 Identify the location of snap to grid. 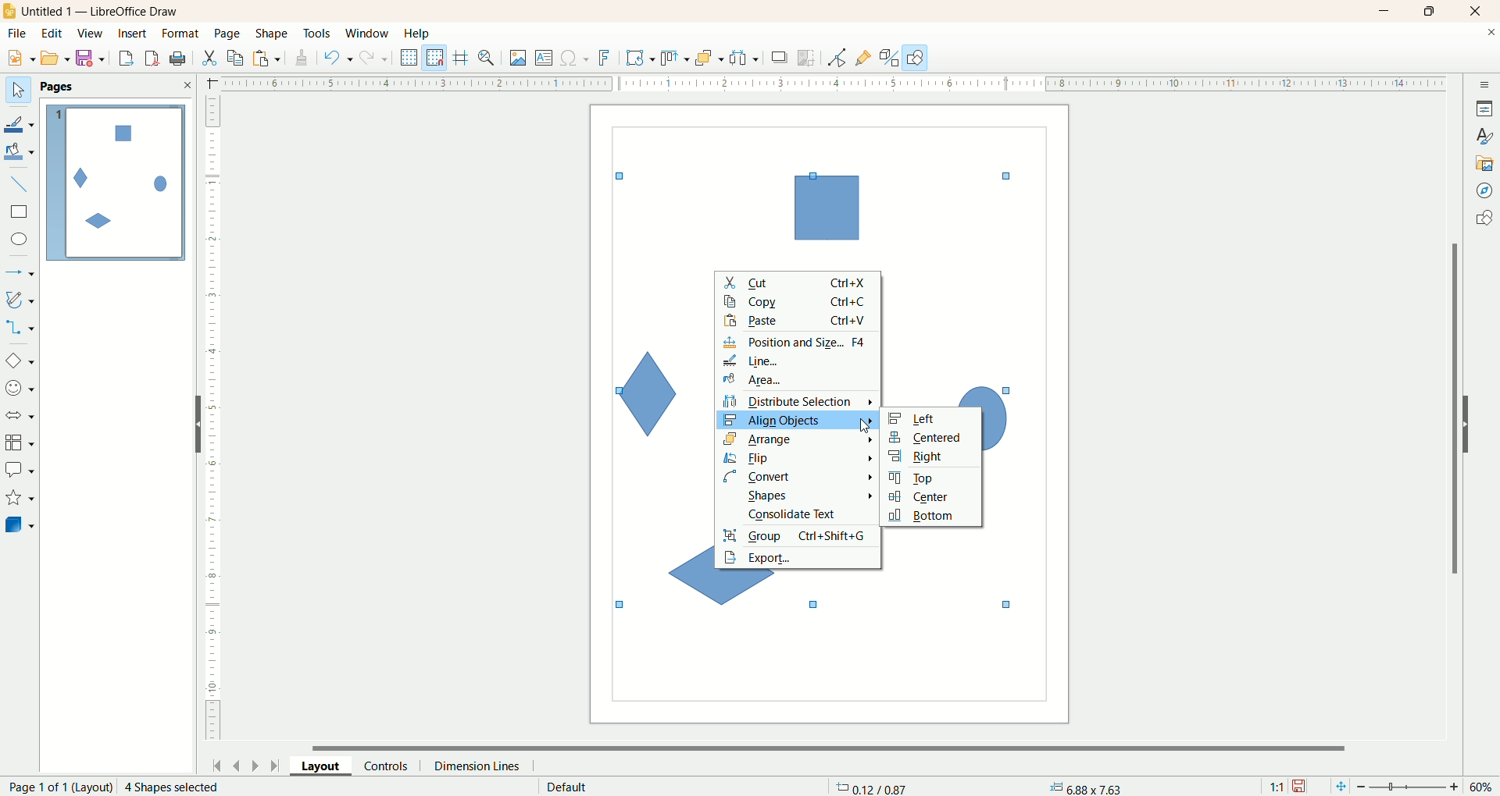
(438, 58).